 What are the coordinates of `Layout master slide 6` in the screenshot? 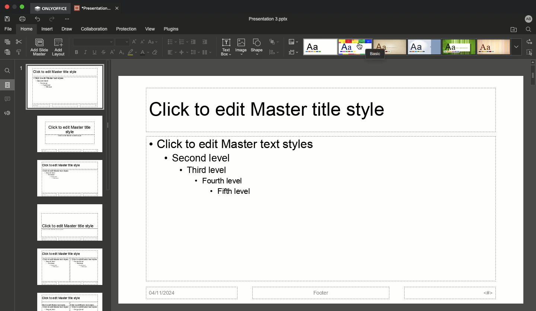 It's located at (69, 300).